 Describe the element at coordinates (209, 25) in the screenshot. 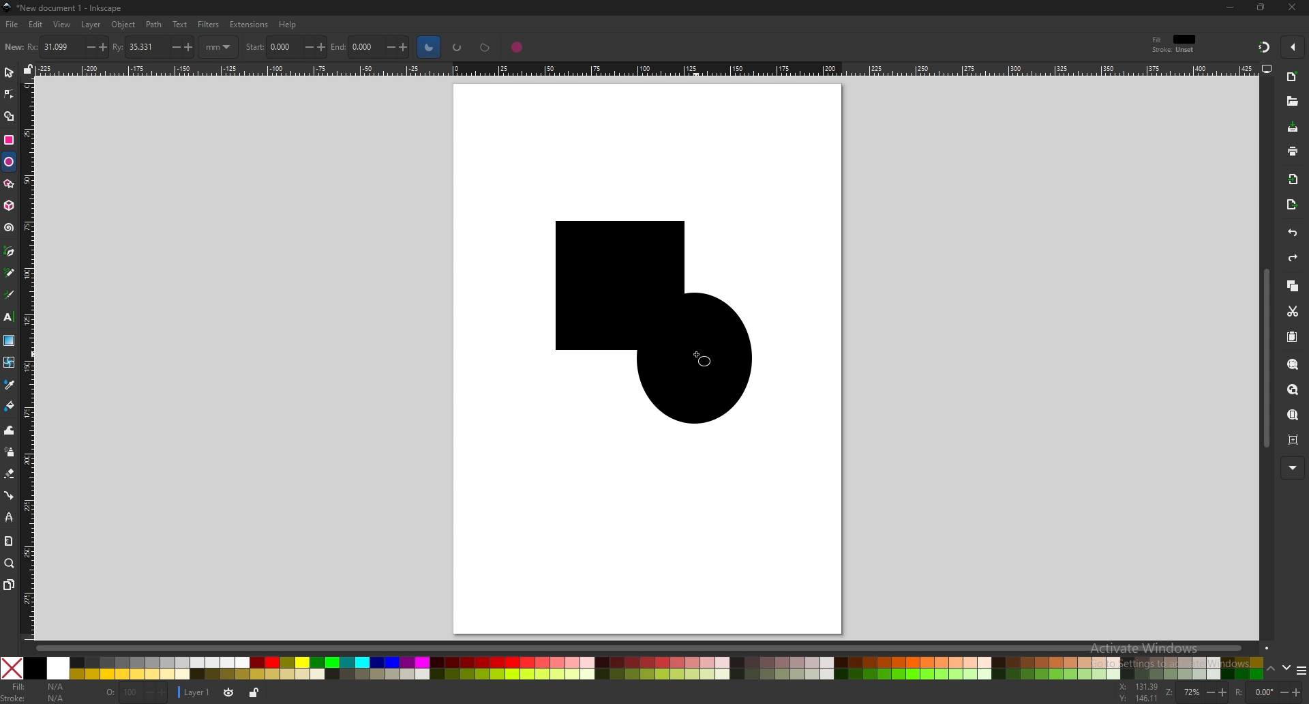

I see `filters` at that location.